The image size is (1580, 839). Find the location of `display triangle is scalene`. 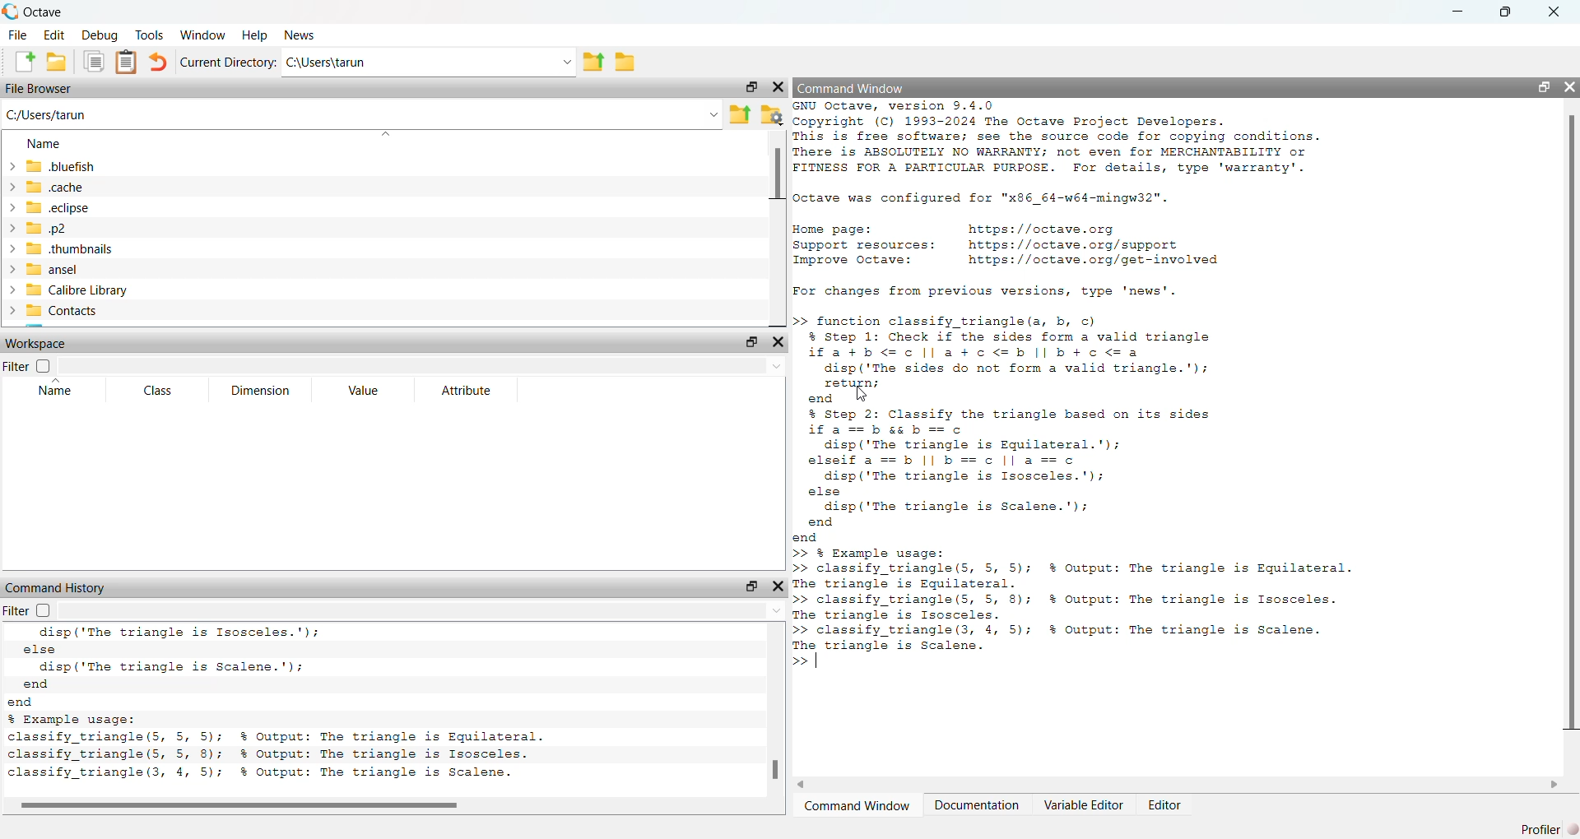

display triangle is scalene is located at coordinates (192, 667).